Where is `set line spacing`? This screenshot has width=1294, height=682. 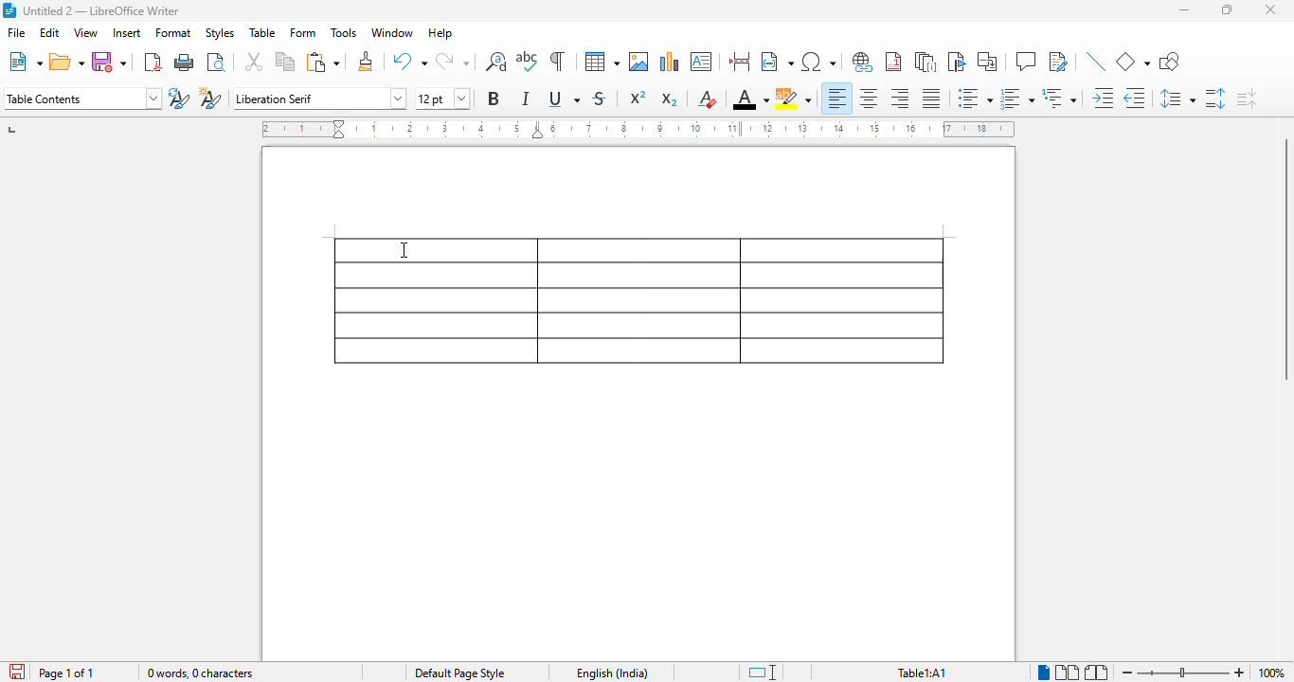
set line spacing is located at coordinates (1177, 98).